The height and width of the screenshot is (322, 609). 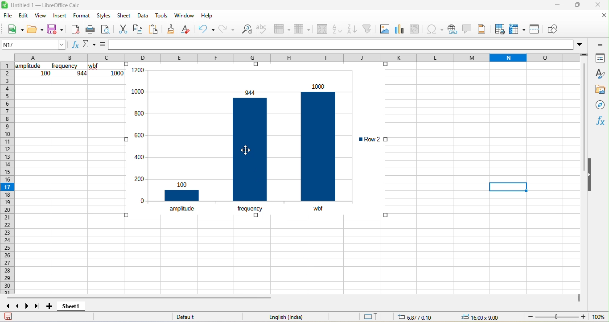 What do you see at coordinates (600, 17) in the screenshot?
I see `close` at bounding box center [600, 17].